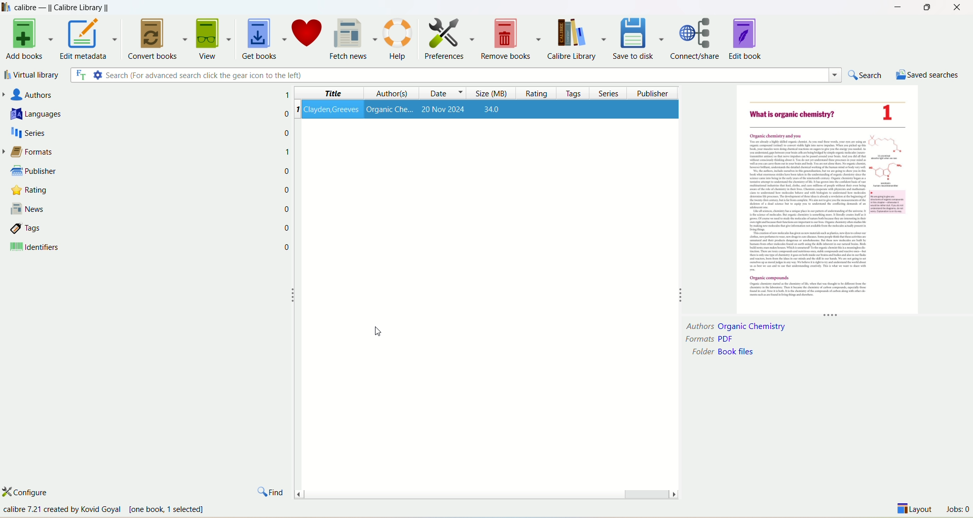  What do you see at coordinates (65, 7) in the screenshot?
I see `calibre` at bounding box center [65, 7].